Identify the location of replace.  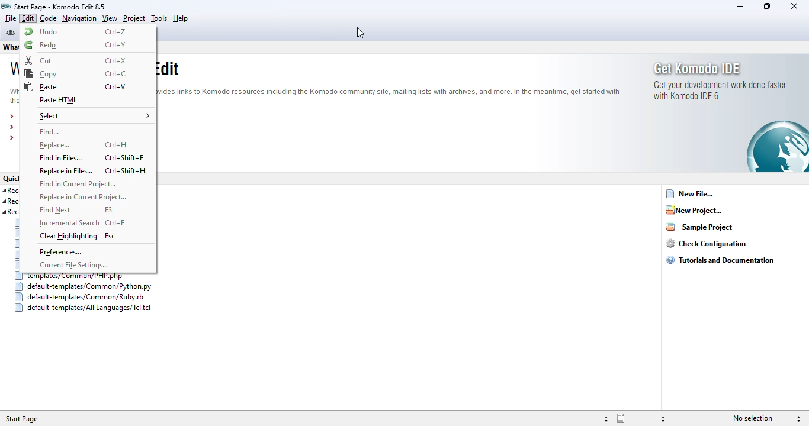
(54, 145).